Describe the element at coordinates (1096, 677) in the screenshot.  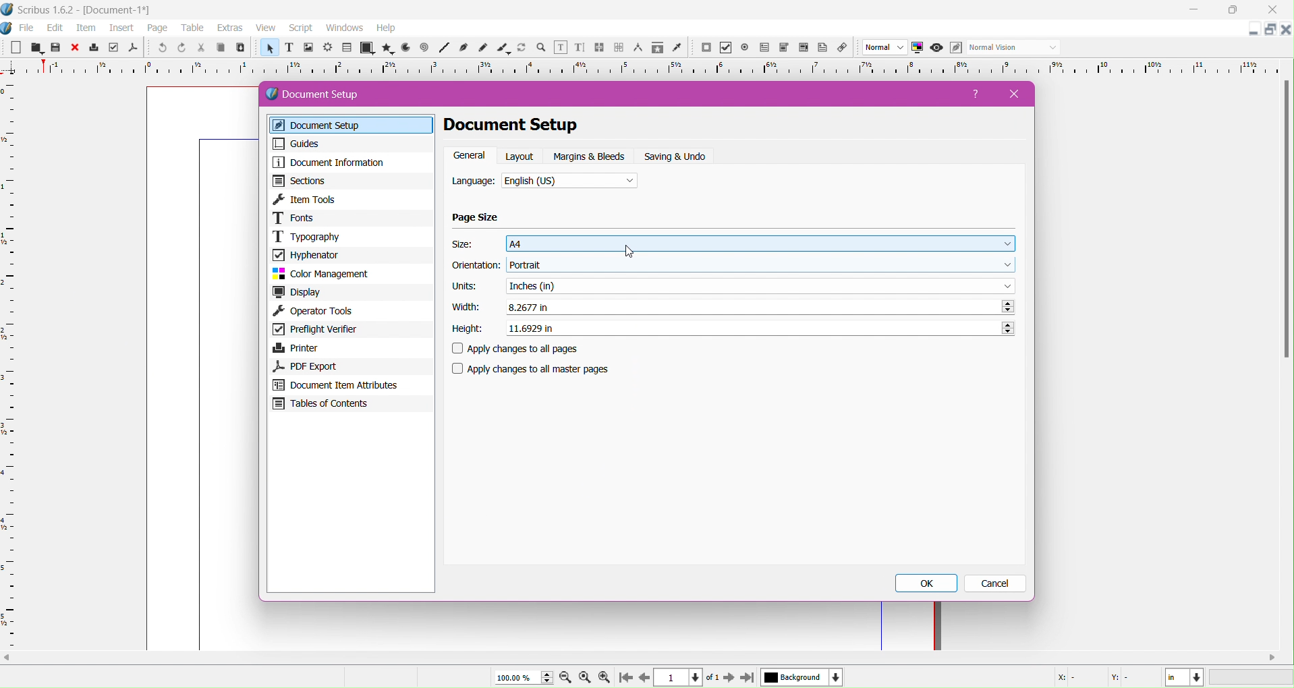
I see `X:- Y:-` at that location.